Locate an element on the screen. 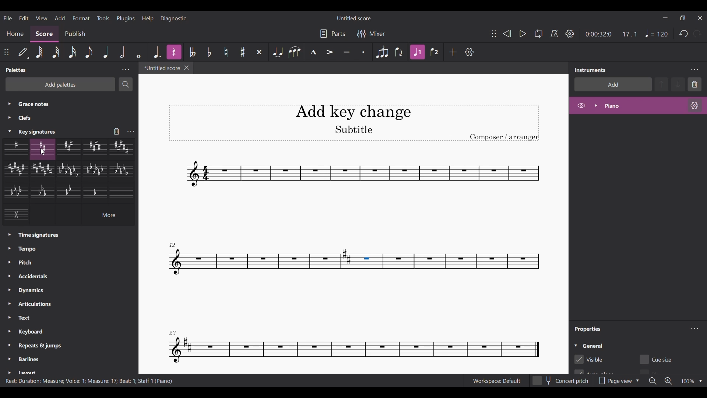  Selected section highlighted is located at coordinates (352, 261).